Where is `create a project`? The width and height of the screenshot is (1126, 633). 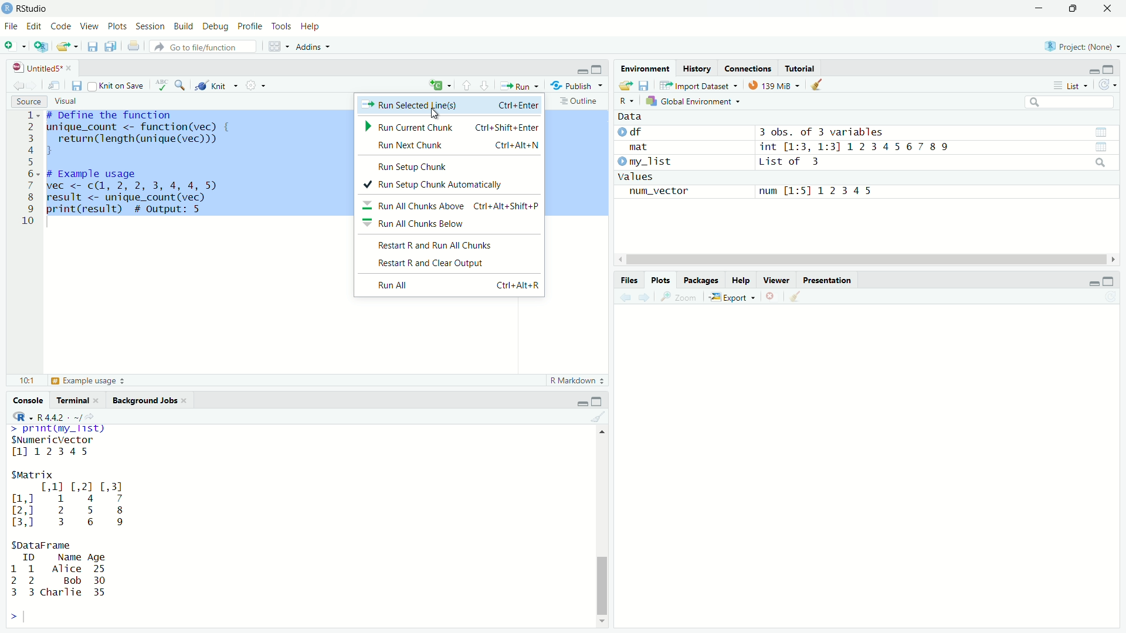
create a project is located at coordinates (43, 46).